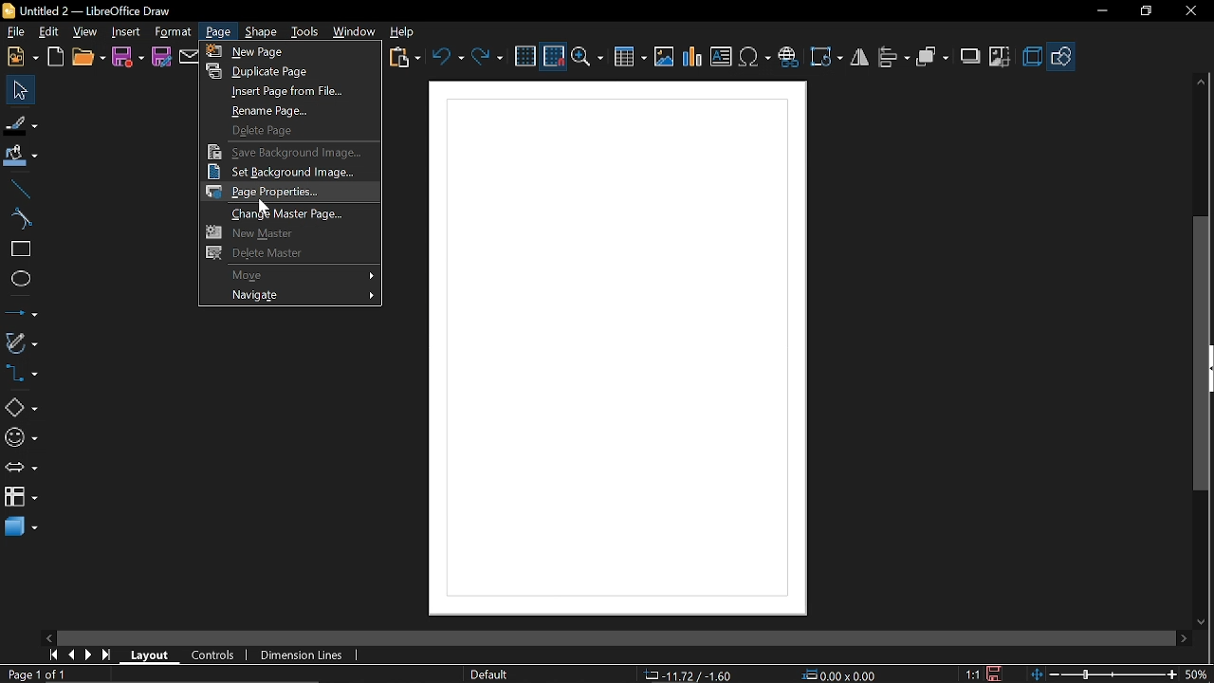 The height and width of the screenshot is (683, 1214). What do you see at coordinates (18, 190) in the screenshot?
I see `Line` at bounding box center [18, 190].